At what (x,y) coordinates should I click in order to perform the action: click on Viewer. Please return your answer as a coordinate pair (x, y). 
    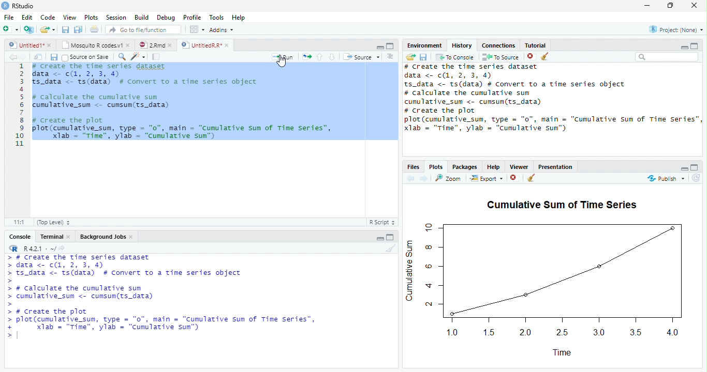
    Looking at the image, I should click on (518, 168).